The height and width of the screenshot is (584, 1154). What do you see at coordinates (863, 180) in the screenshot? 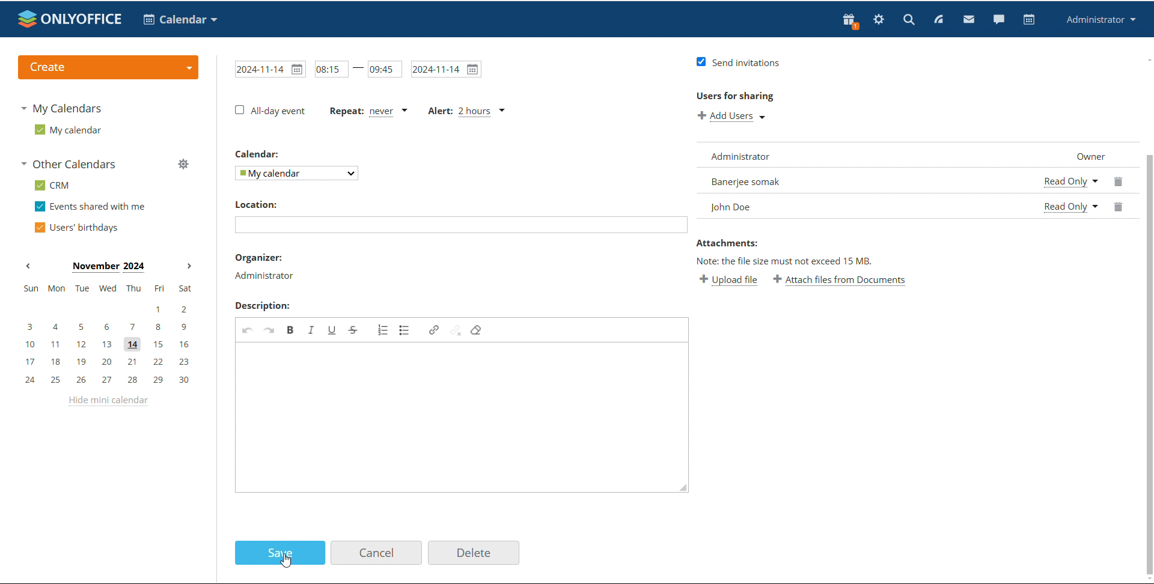
I see `list of users` at bounding box center [863, 180].